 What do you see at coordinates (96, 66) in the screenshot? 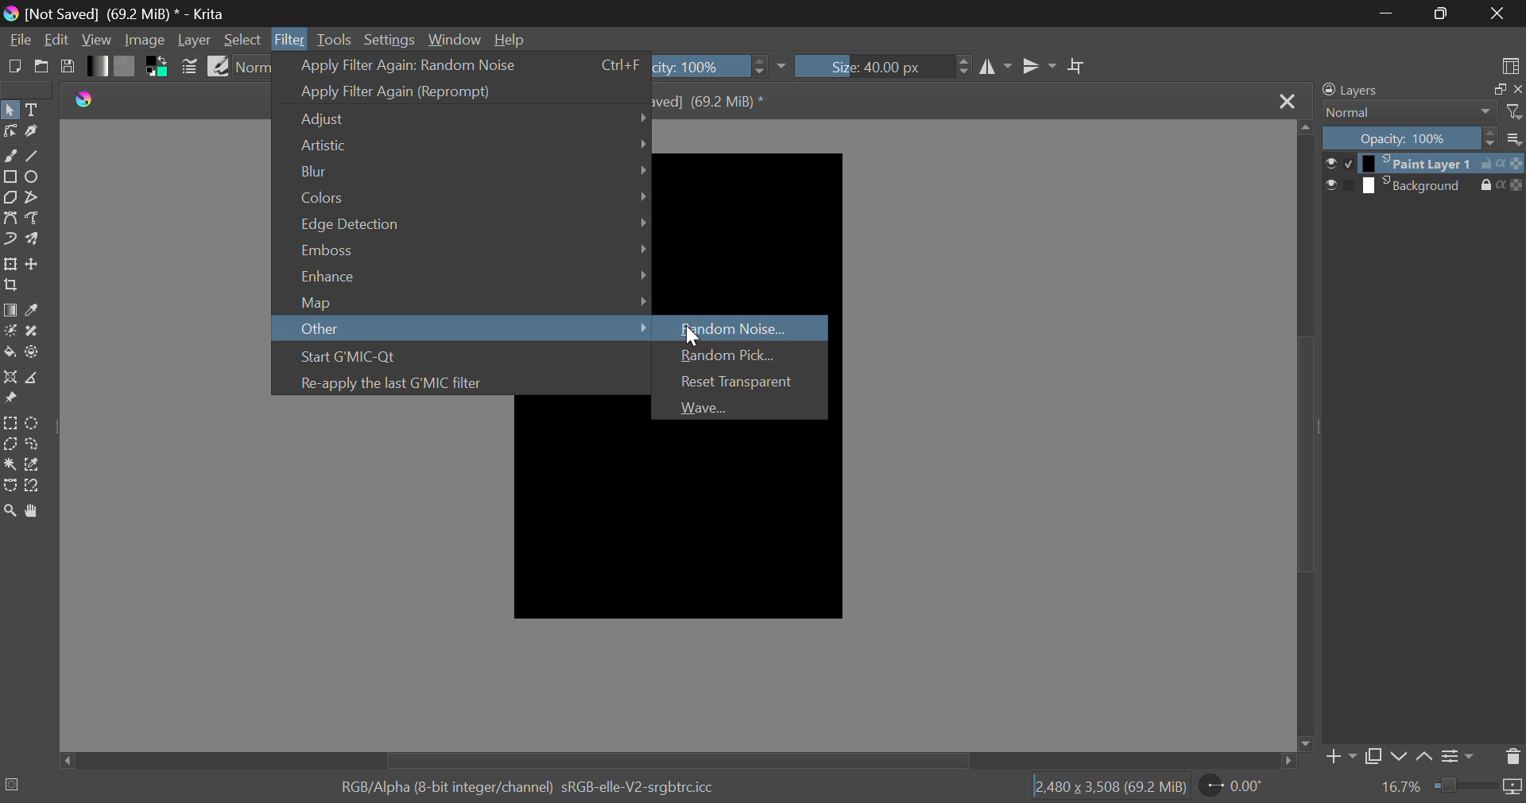
I see `Gradients` at bounding box center [96, 66].